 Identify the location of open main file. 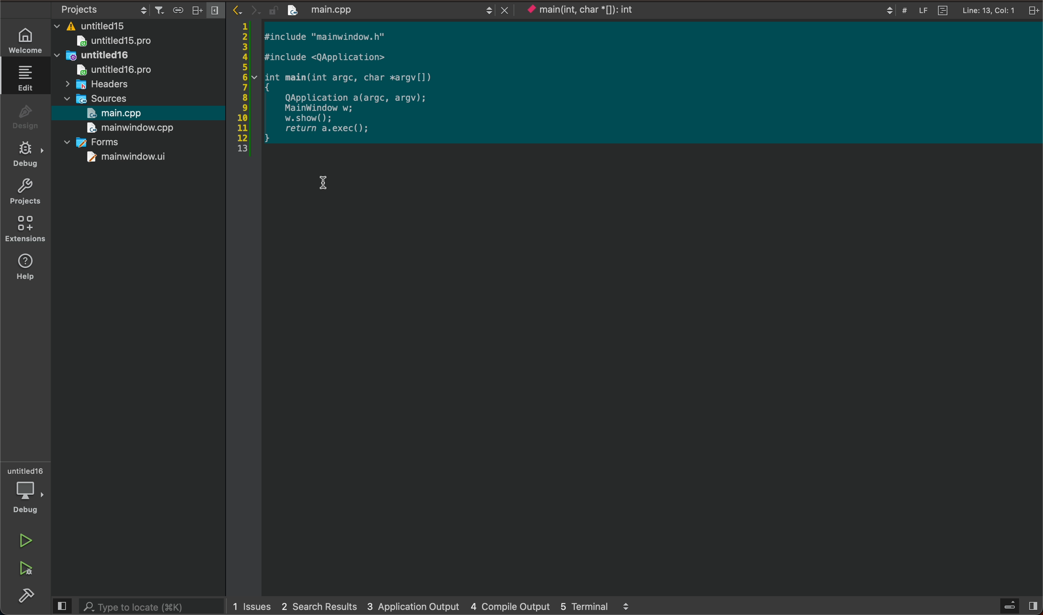
(131, 114).